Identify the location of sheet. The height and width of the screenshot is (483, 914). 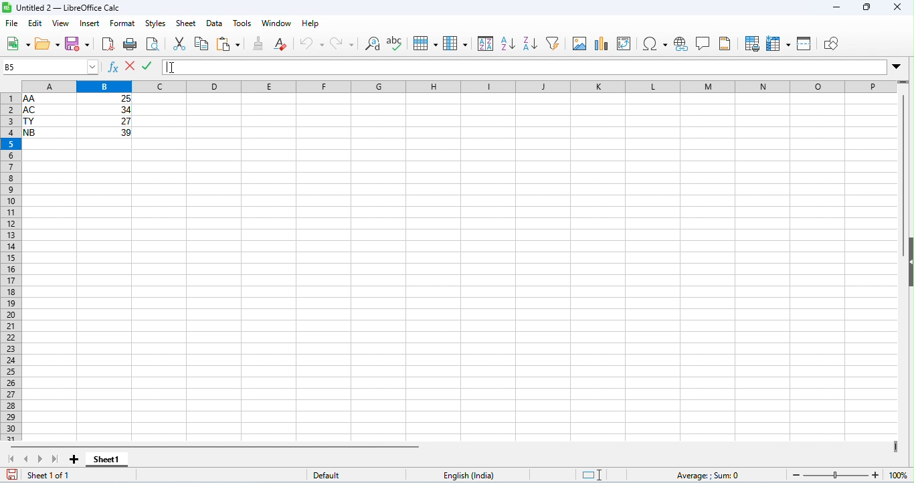
(187, 23).